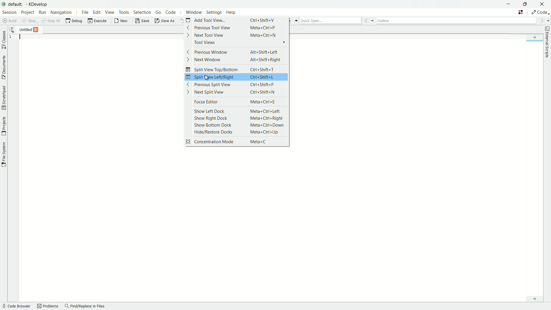  What do you see at coordinates (266, 117) in the screenshot?
I see `meta+Ctrl+Right` at bounding box center [266, 117].